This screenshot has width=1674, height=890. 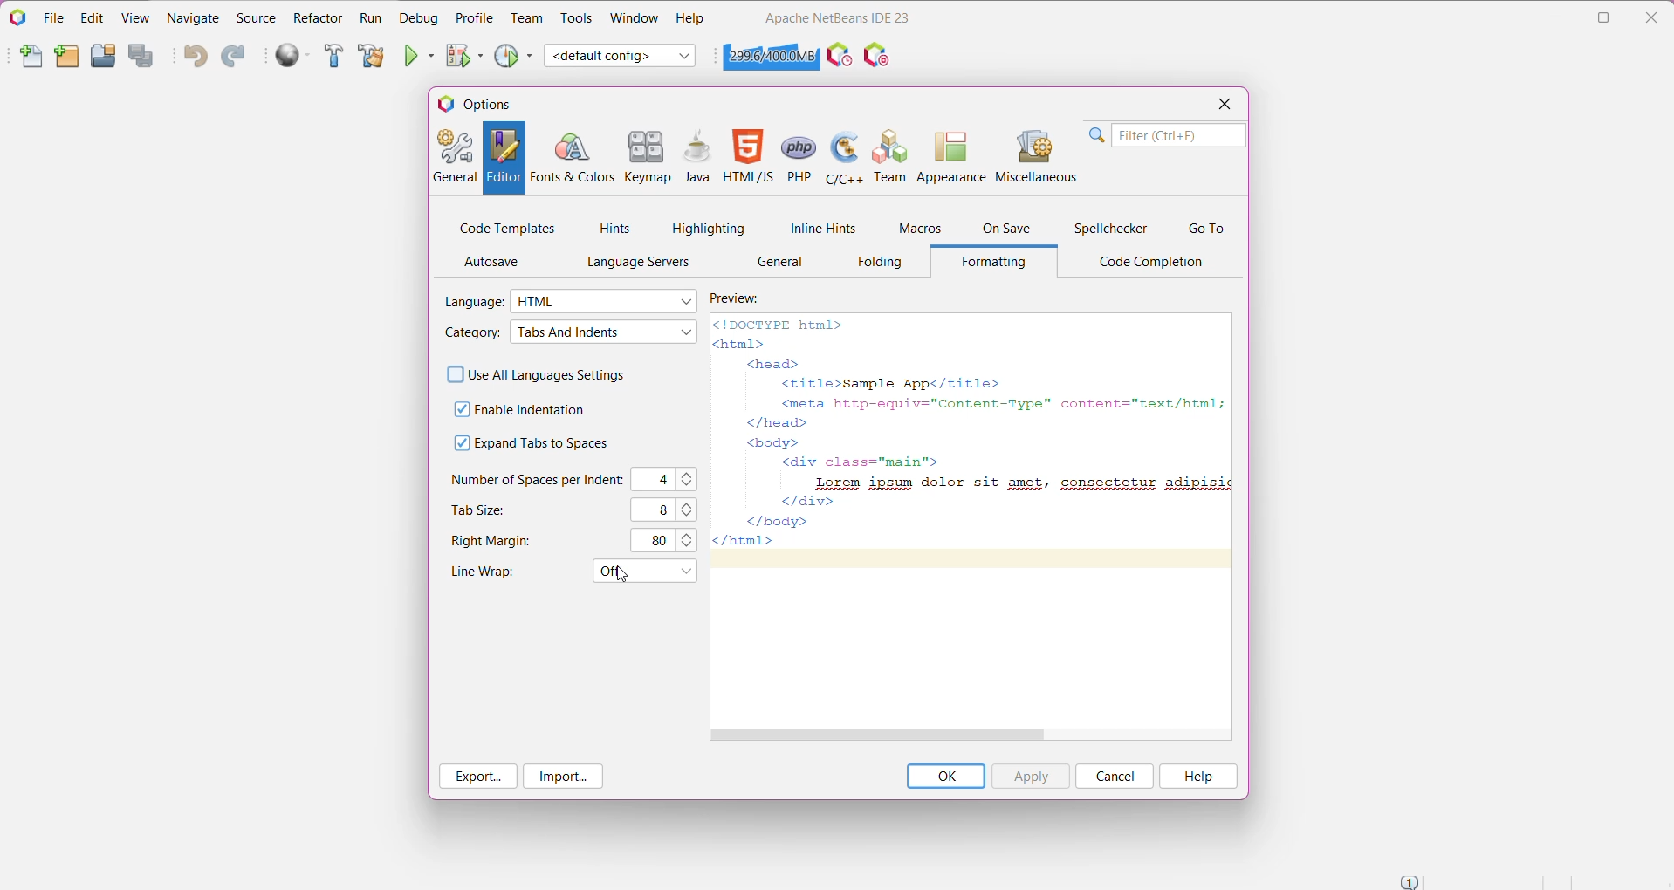 What do you see at coordinates (879, 54) in the screenshot?
I see `I/O Checks` at bounding box center [879, 54].